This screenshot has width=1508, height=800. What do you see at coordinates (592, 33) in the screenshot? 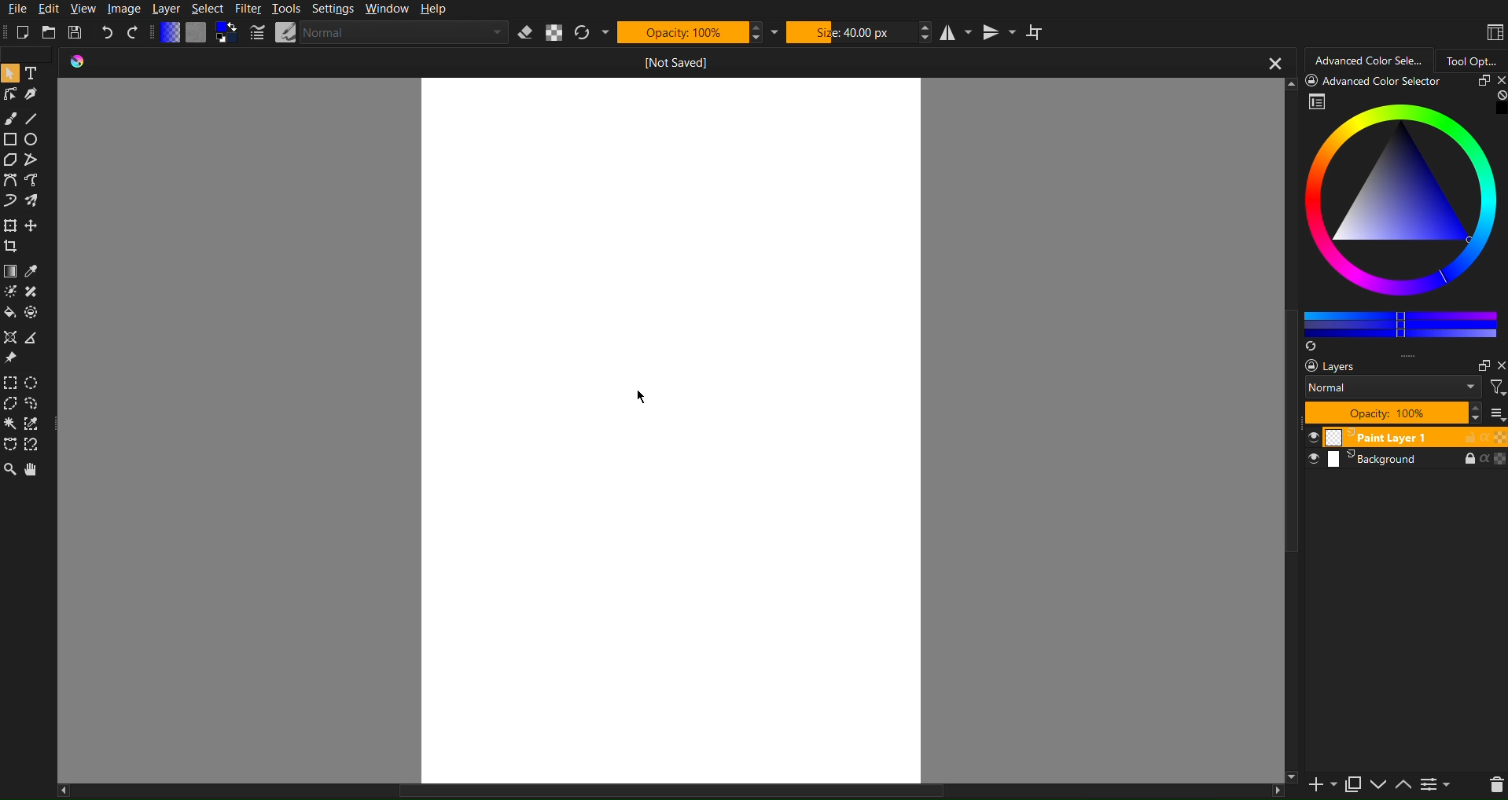
I see `Refresh` at bounding box center [592, 33].